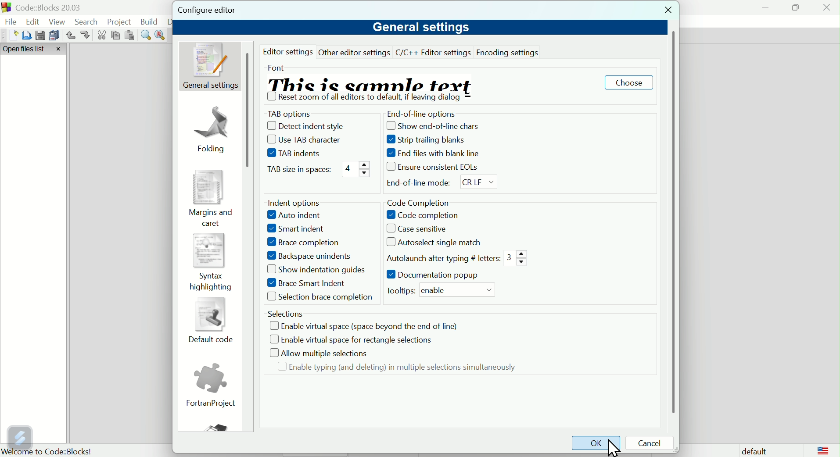 This screenshot has height=457, width=840. Describe the element at coordinates (5, 7) in the screenshot. I see `app logo` at that location.